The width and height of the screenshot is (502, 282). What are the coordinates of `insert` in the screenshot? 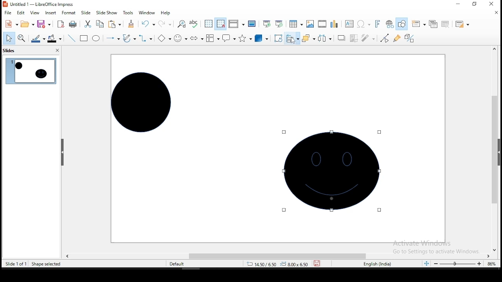 It's located at (51, 13).